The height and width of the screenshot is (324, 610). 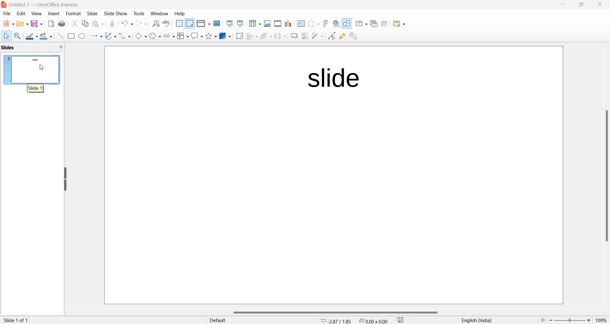 I want to click on maximize, so click(x=582, y=6).